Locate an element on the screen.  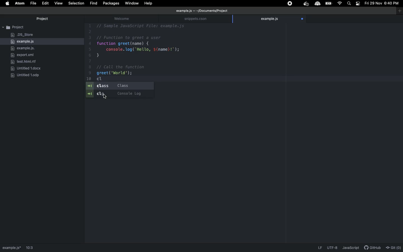
description is located at coordinates (334, 248).